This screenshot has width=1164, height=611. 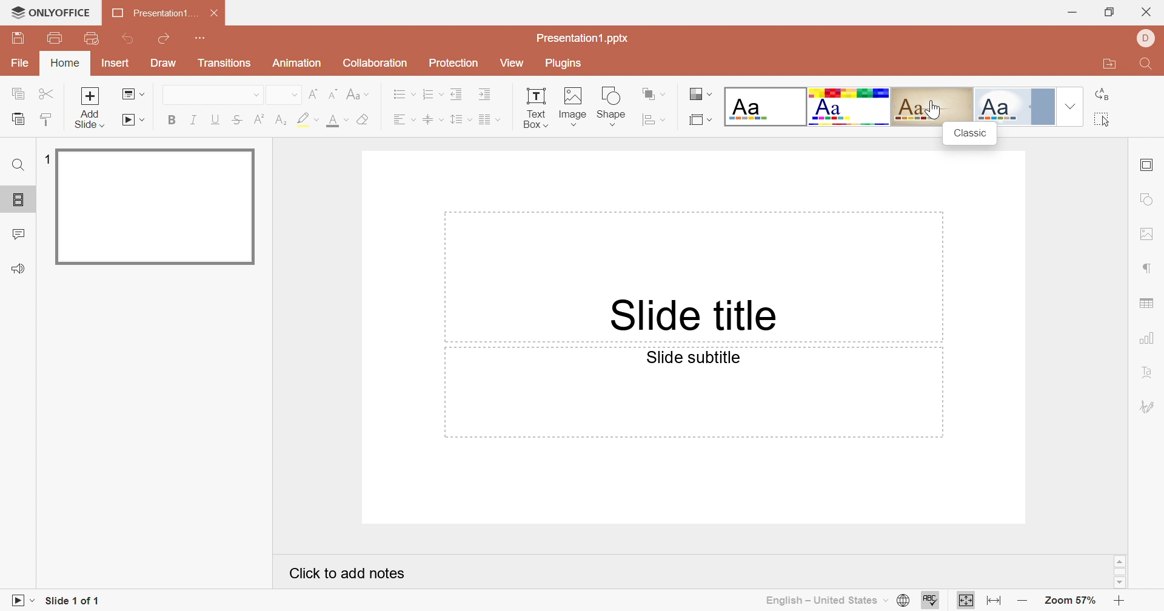 I want to click on English - United States, so click(x=823, y=600).